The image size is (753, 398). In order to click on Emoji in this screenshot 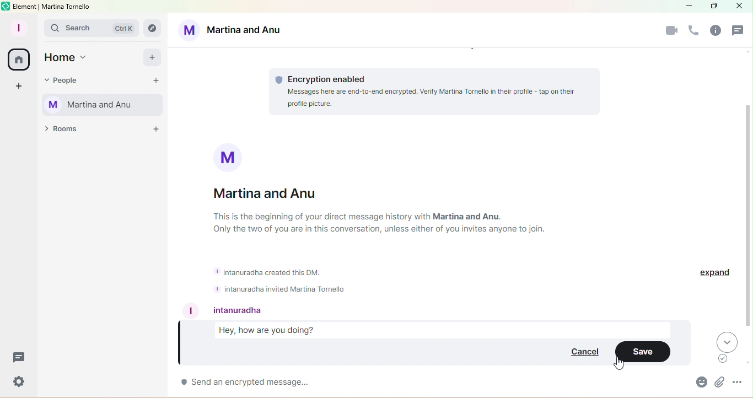, I will do `click(700, 384)`.